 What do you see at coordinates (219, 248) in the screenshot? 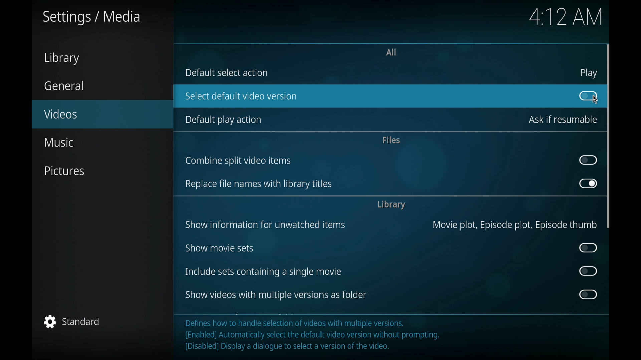
I see `show movie sets` at bounding box center [219, 248].